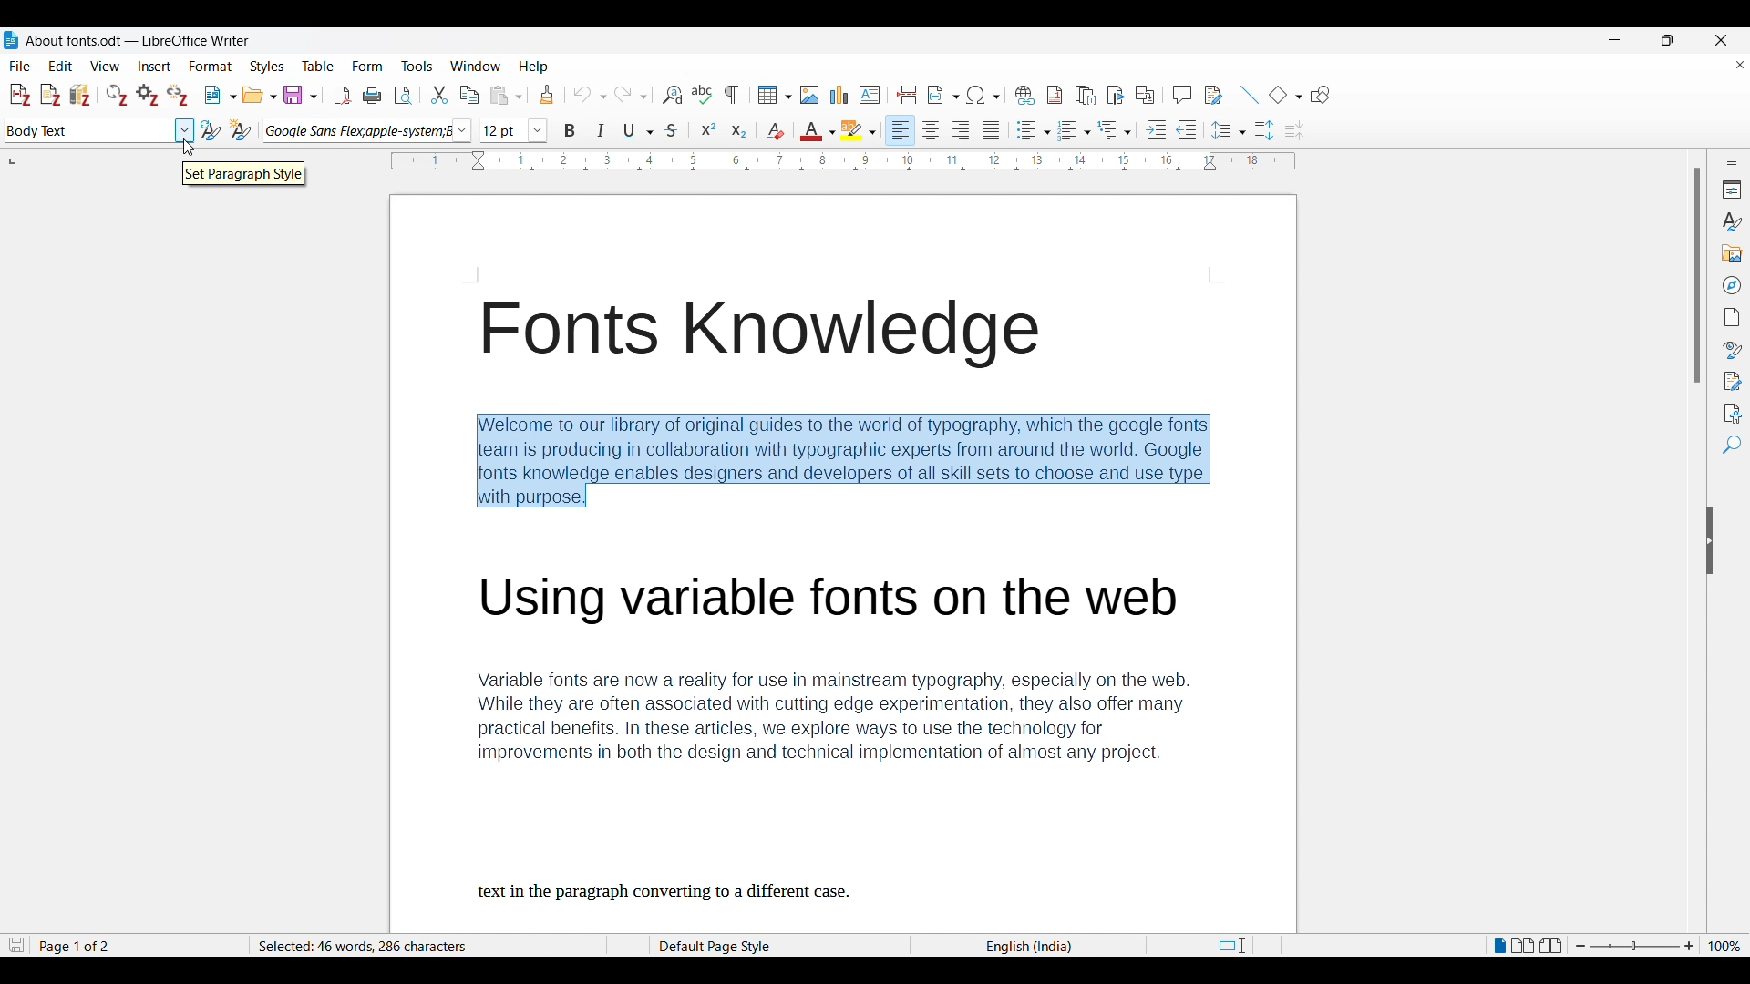 This screenshot has height=984, width=1750. Describe the element at coordinates (211, 66) in the screenshot. I see `Format menu` at that location.